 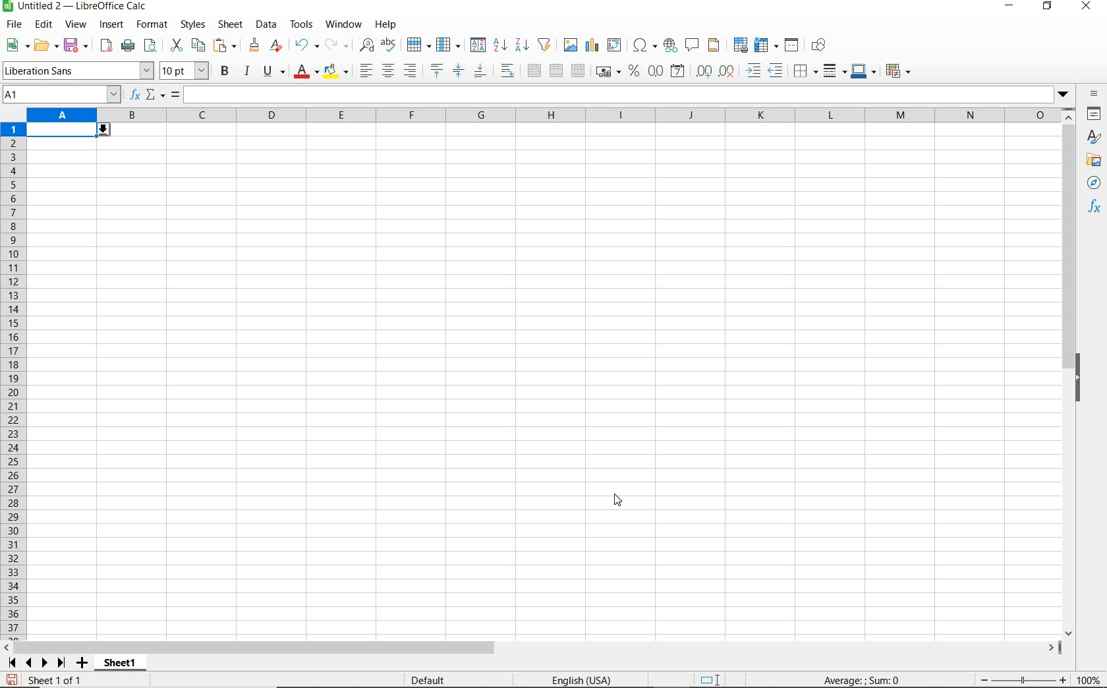 I want to click on decrease indent, so click(x=779, y=71).